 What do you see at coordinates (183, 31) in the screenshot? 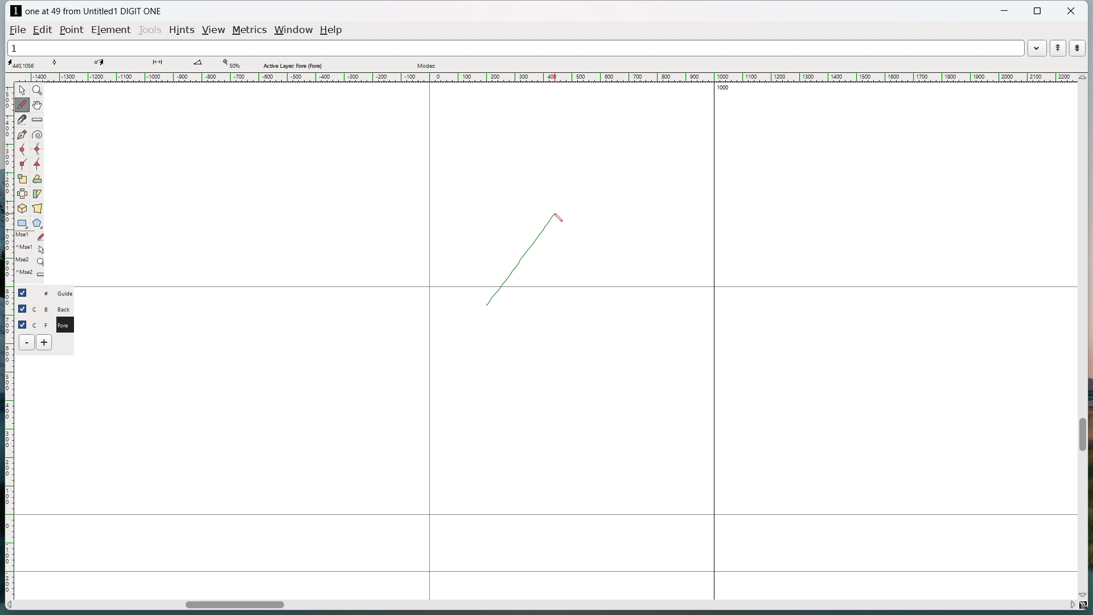
I see `hints` at bounding box center [183, 31].